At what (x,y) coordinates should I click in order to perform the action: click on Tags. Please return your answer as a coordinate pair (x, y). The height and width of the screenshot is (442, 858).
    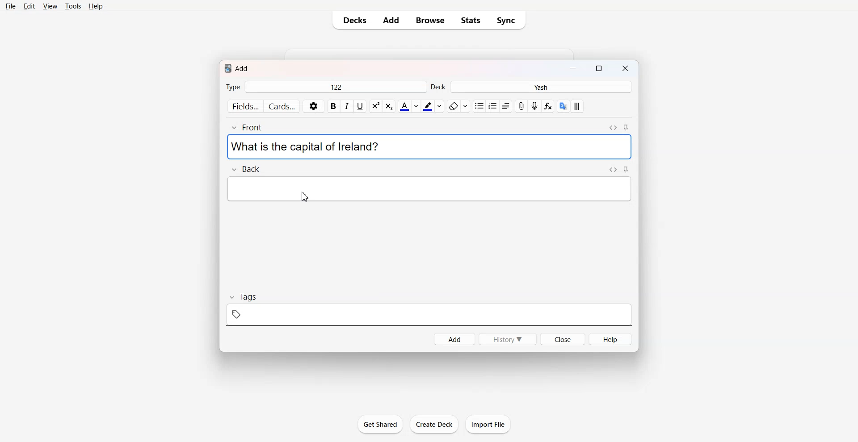
    Looking at the image, I should click on (429, 309).